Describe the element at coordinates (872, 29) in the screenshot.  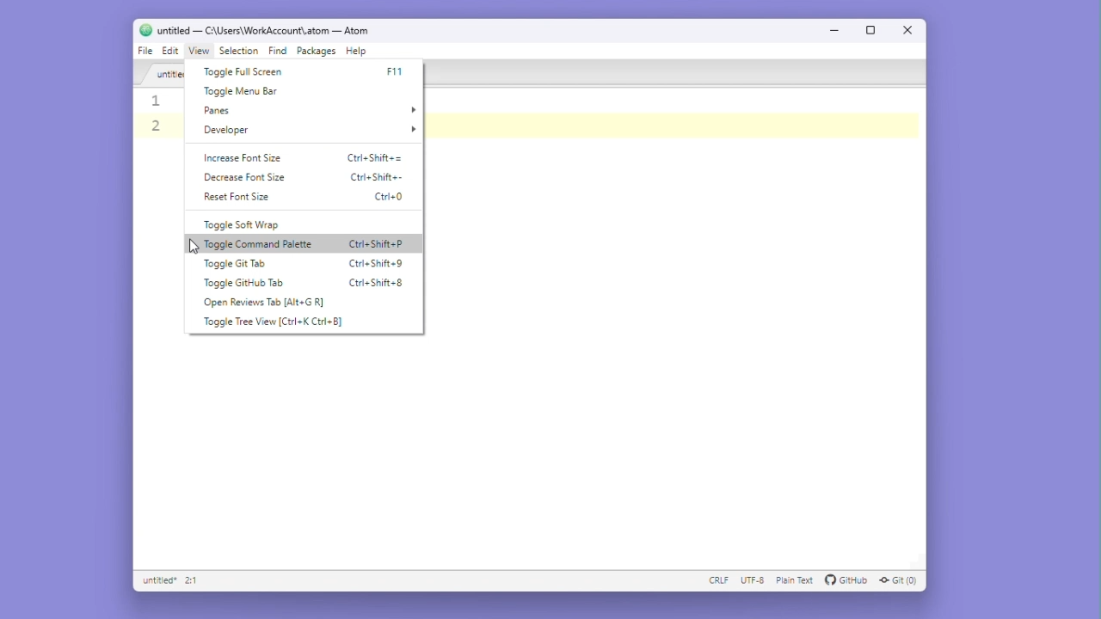
I see `Maximize` at that location.